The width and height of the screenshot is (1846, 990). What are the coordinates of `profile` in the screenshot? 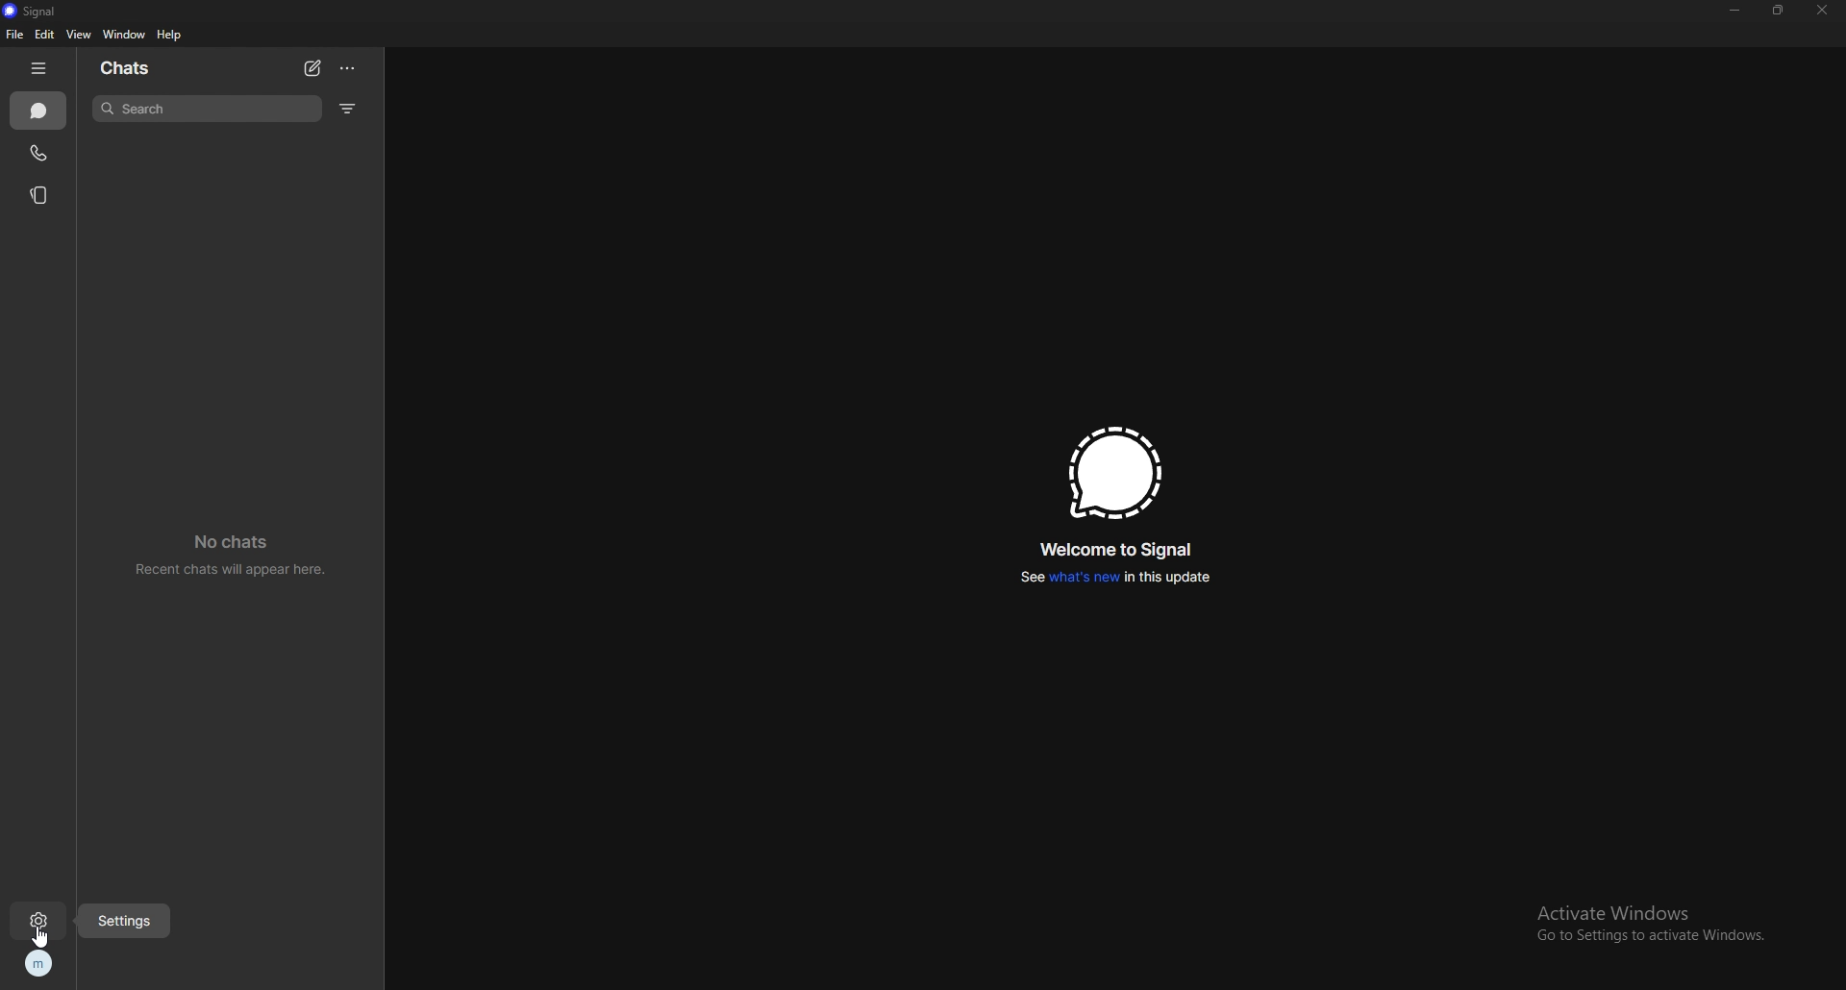 It's located at (38, 965).